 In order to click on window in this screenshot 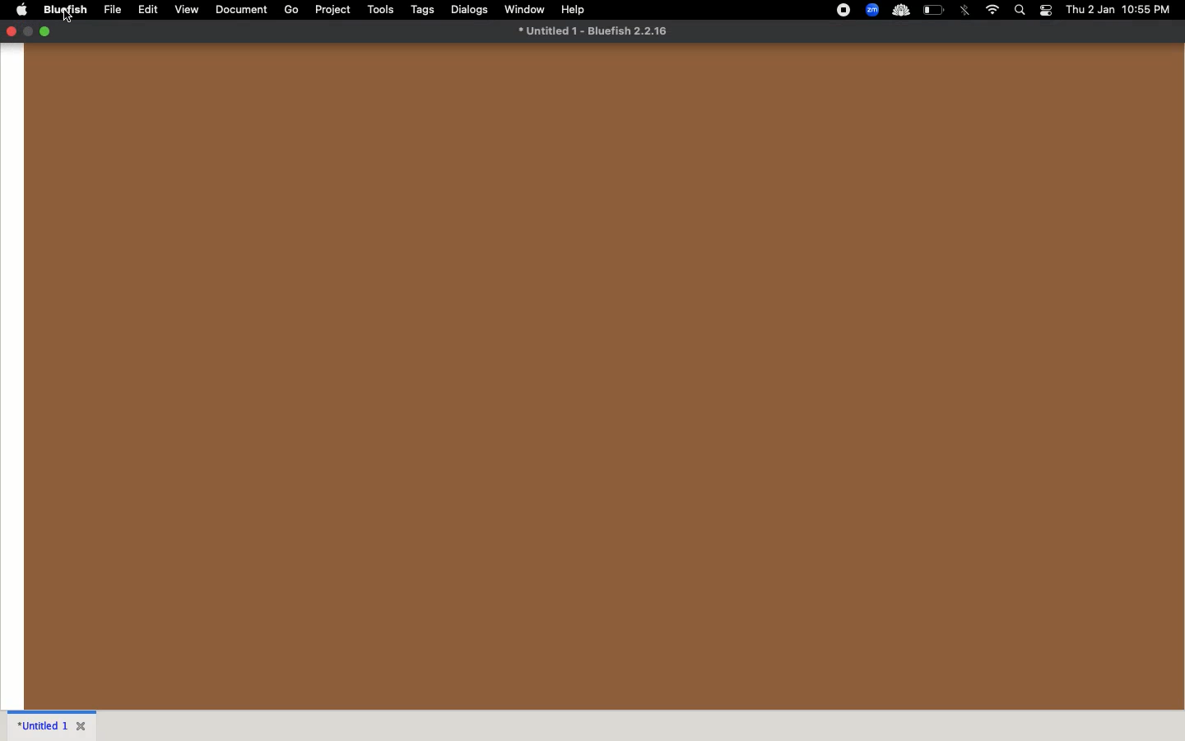, I will do `click(525, 8)`.